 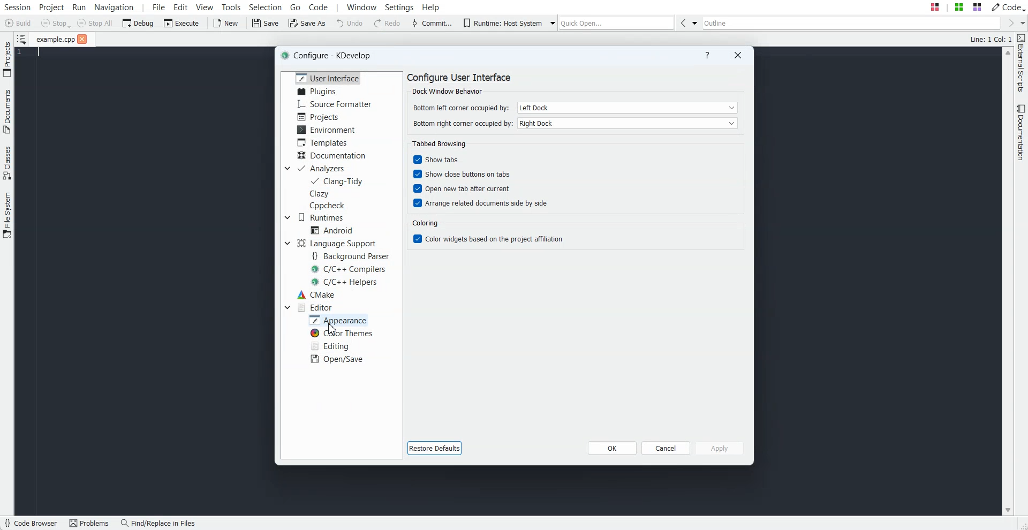 What do you see at coordinates (321, 168) in the screenshot?
I see `Analyzers` at bounding box center [321, 168].